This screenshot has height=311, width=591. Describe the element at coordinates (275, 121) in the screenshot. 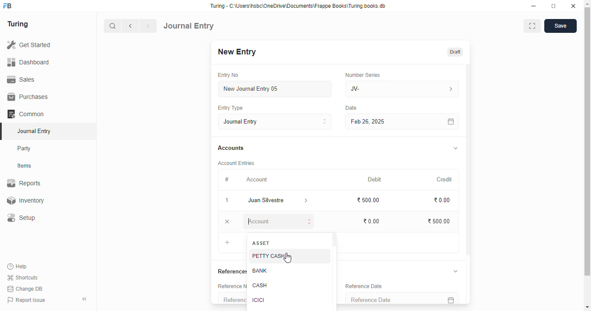

I see `journal entry` at that location.